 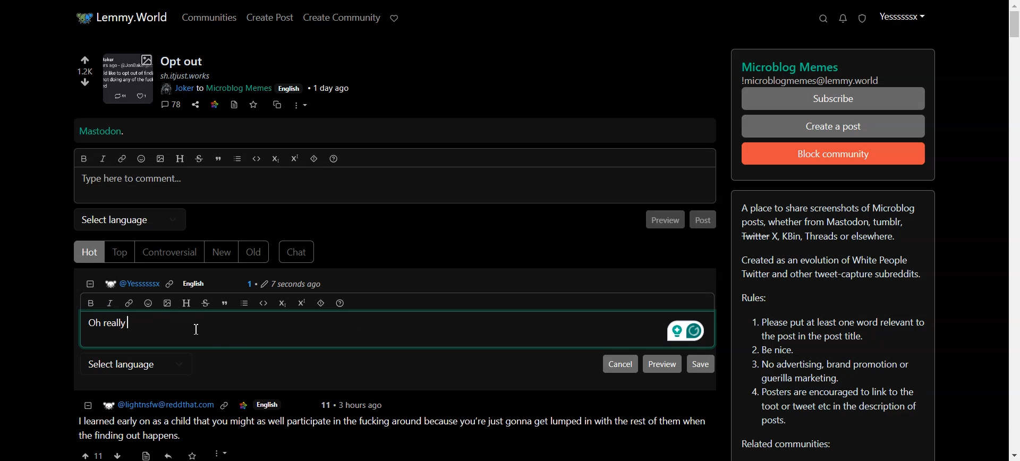 What do you see at coordinates (834, 153) in the screenshot?
I see `Block community` at bounding box center [834, 153].